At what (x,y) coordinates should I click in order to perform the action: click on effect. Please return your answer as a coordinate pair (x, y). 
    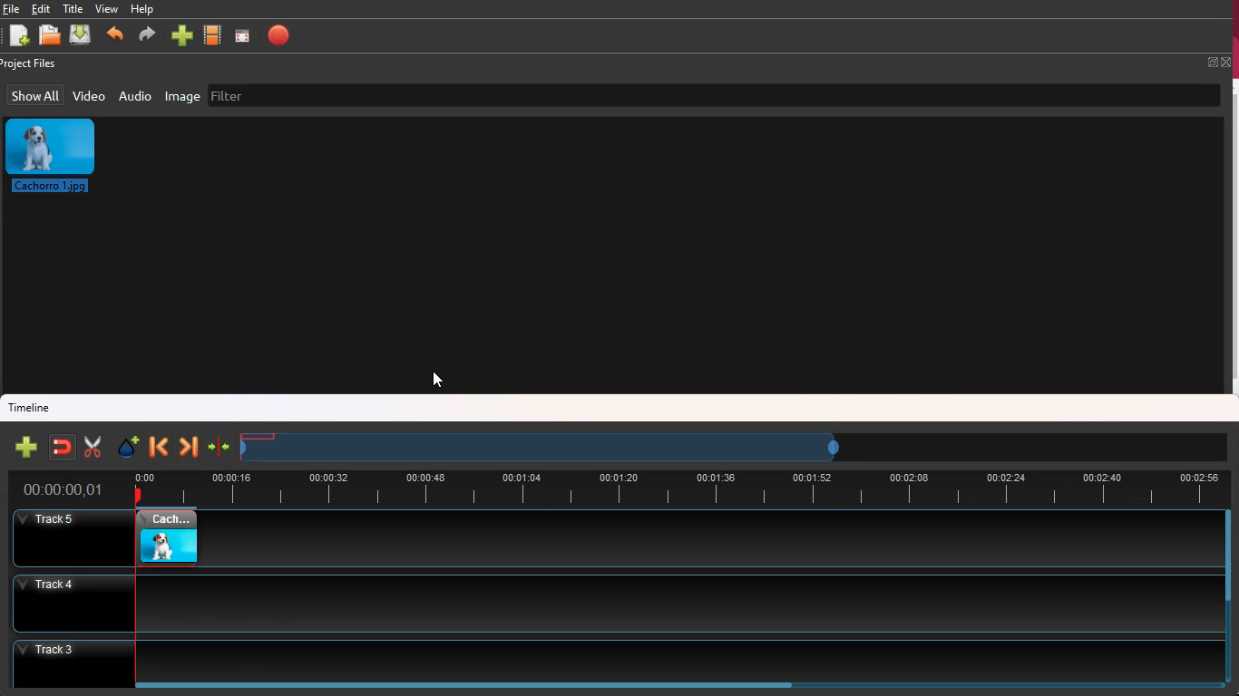
    Looking at the image, I should click on (127, 446).